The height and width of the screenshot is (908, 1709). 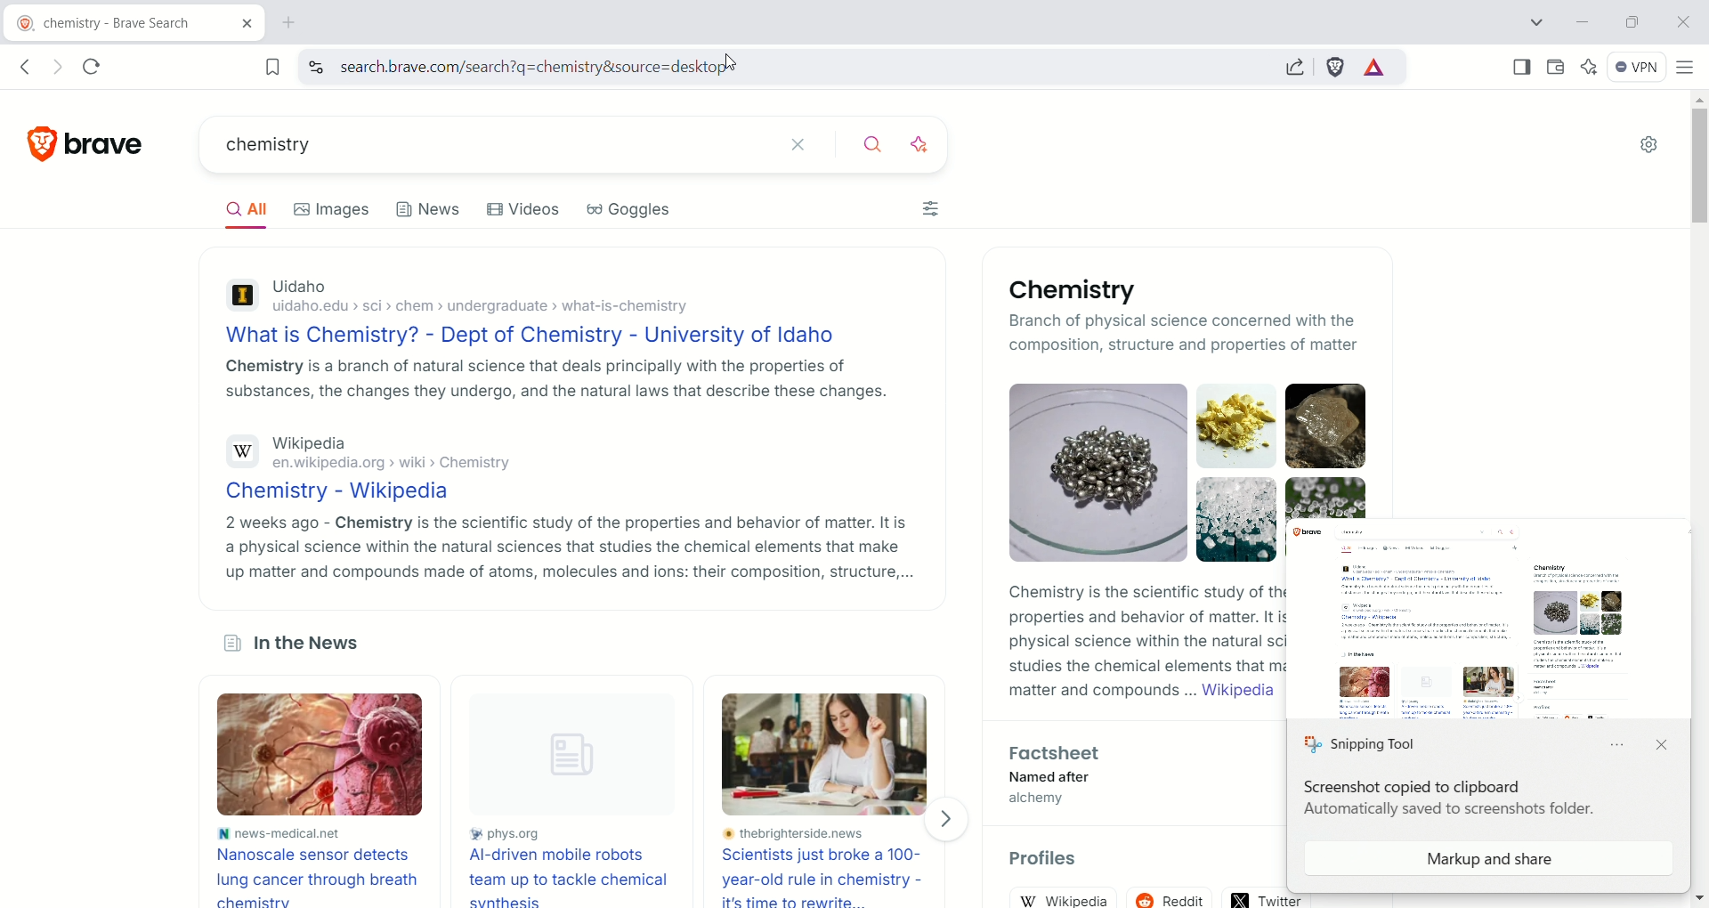 I want to click on All, so click(x=253, y=212).